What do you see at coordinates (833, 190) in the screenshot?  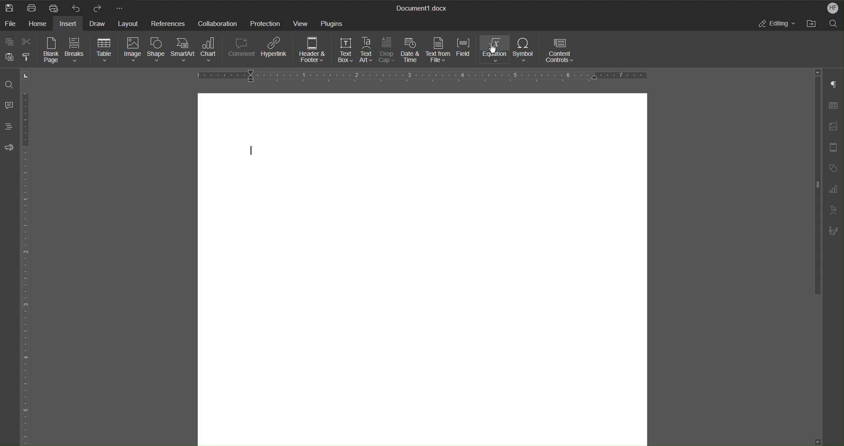 I see `Graph` at bounding box center [833, 190].